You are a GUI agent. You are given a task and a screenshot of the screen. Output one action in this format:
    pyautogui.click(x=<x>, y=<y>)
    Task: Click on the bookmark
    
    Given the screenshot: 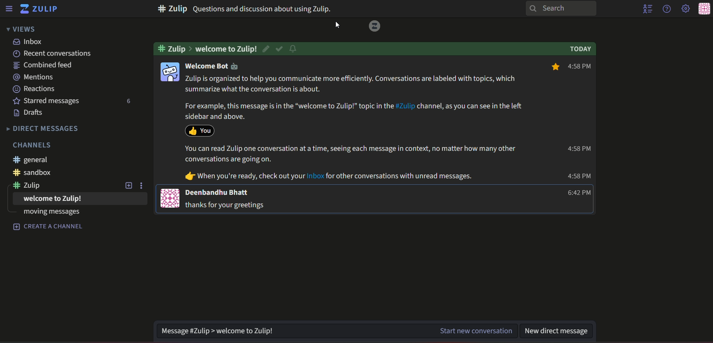 What is the action you would take?
    pyautogui.click(x=558, y=67)
    